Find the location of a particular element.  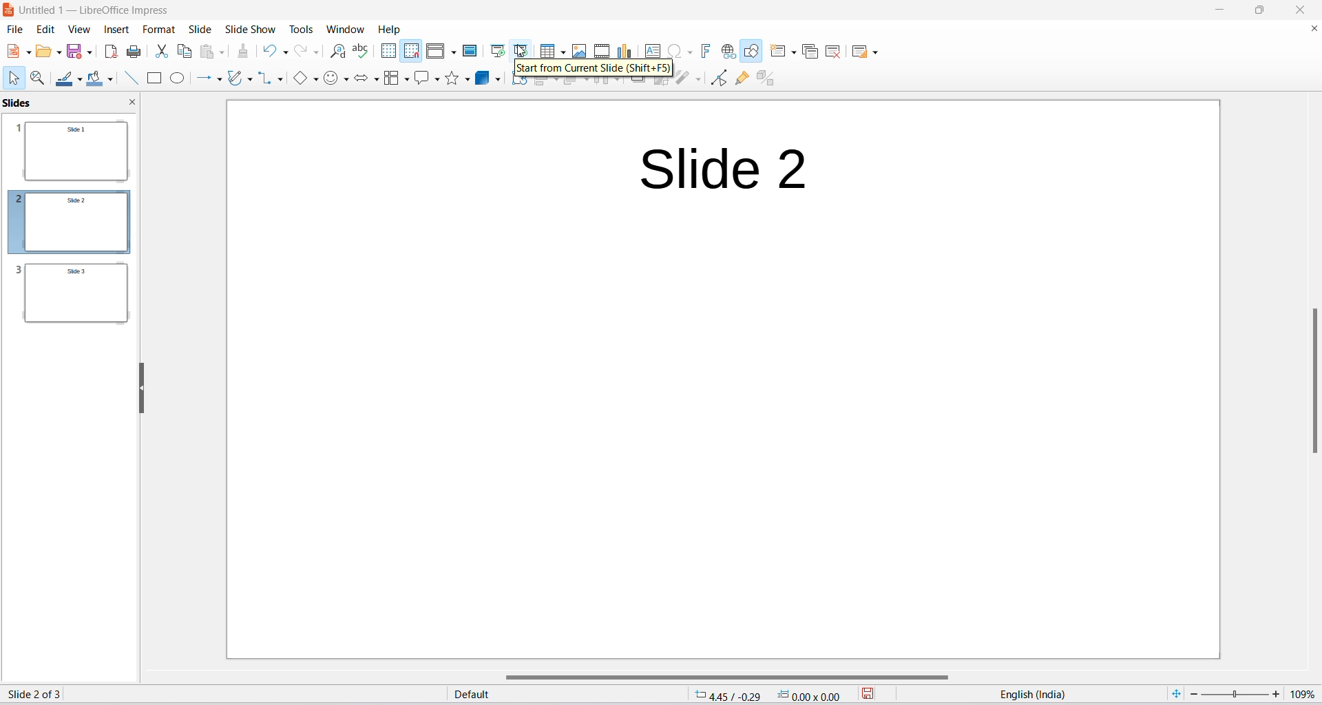

current slide is located at coordinates (36, 694).